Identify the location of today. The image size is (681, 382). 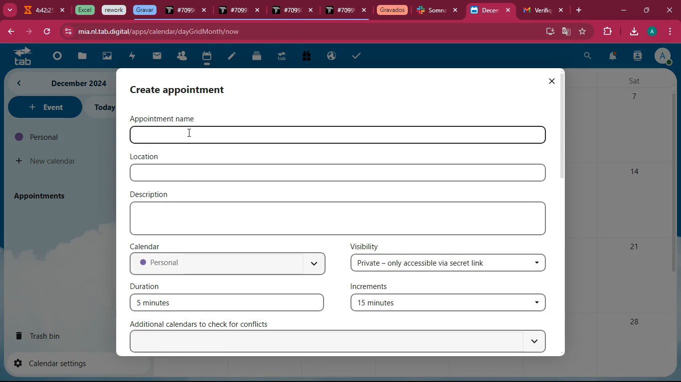
(103, 107).